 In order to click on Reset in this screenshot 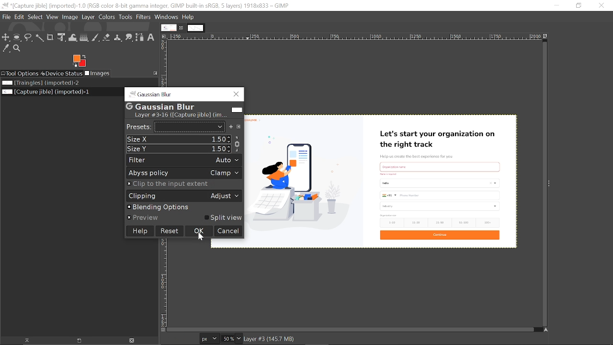, I will do `click(169, 231)`.